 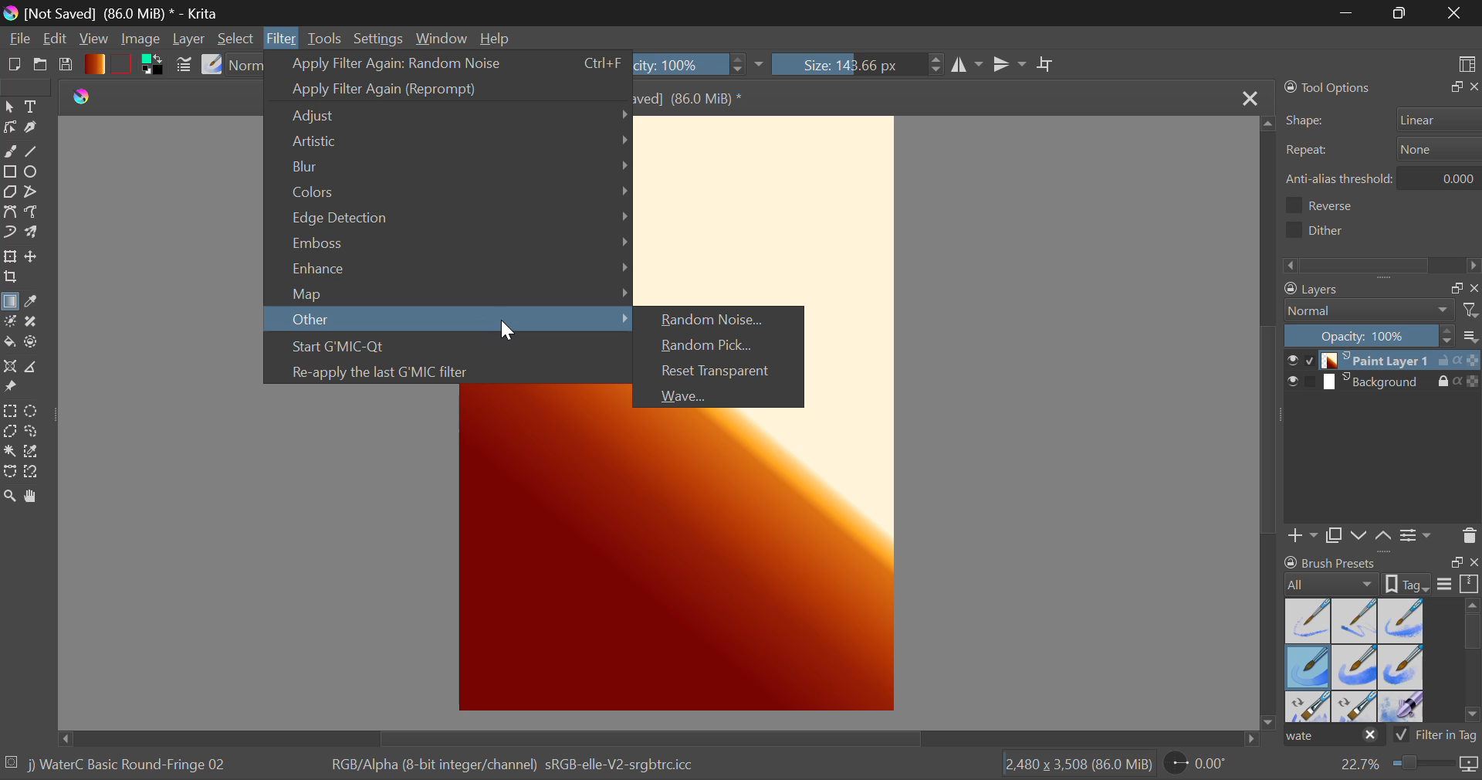 I want to click on Pattern, so click(x=123, y=63).